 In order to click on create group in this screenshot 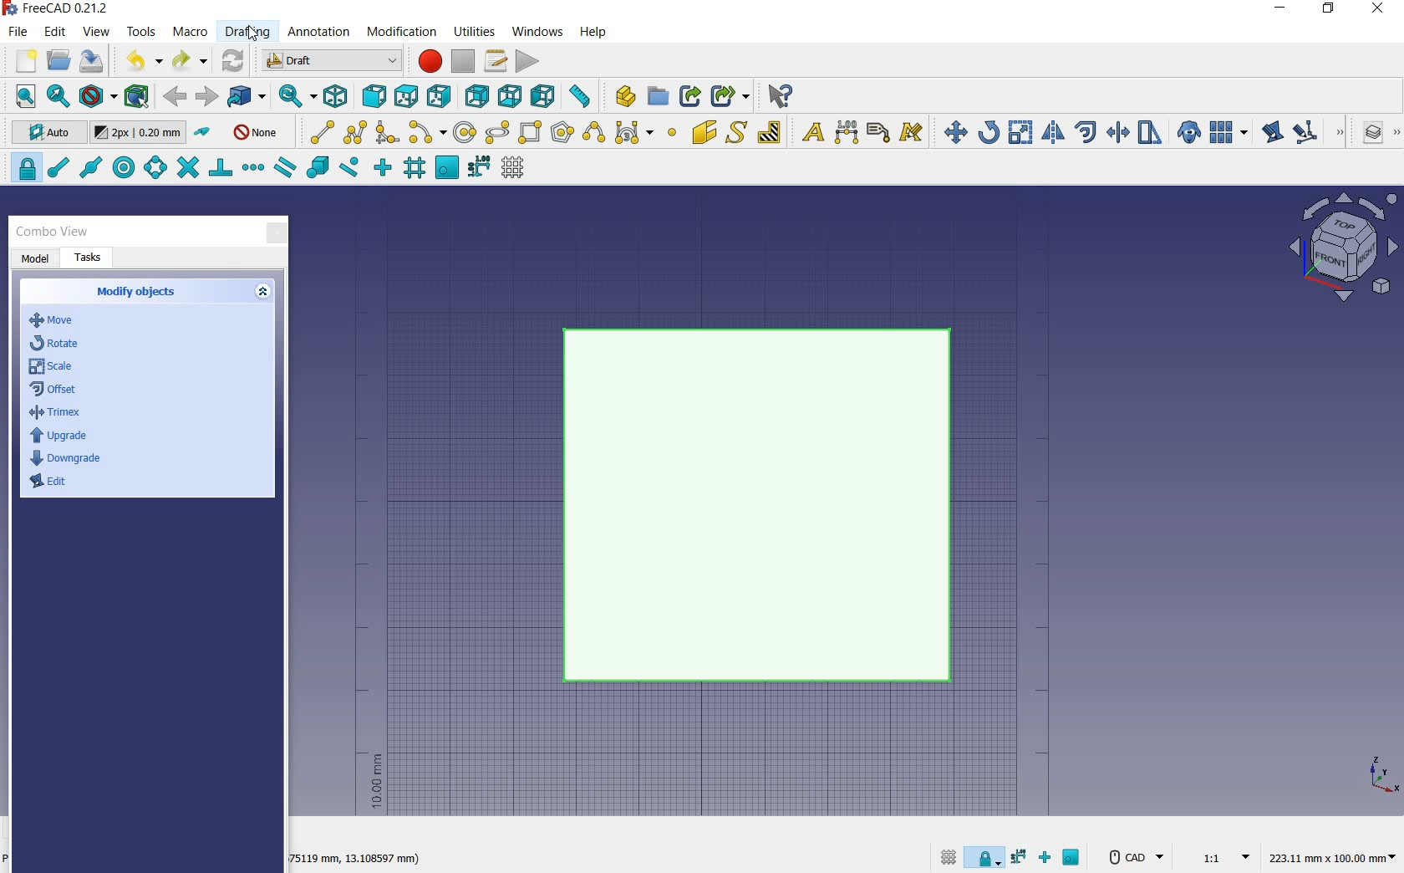, I will do `click(658, 96)`.